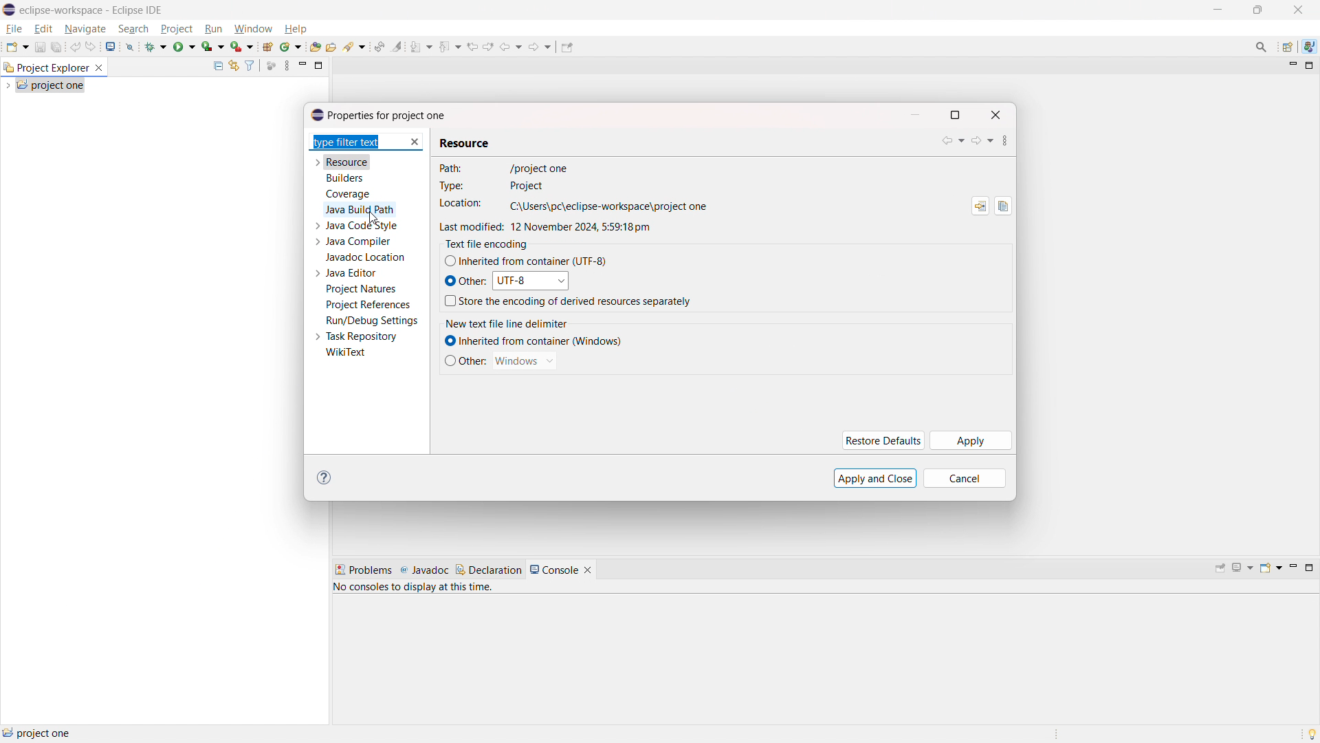  What do you see at coordinates (421, 47) in the screenshot?
I see `next annotation` at bounding box center [421, 47].